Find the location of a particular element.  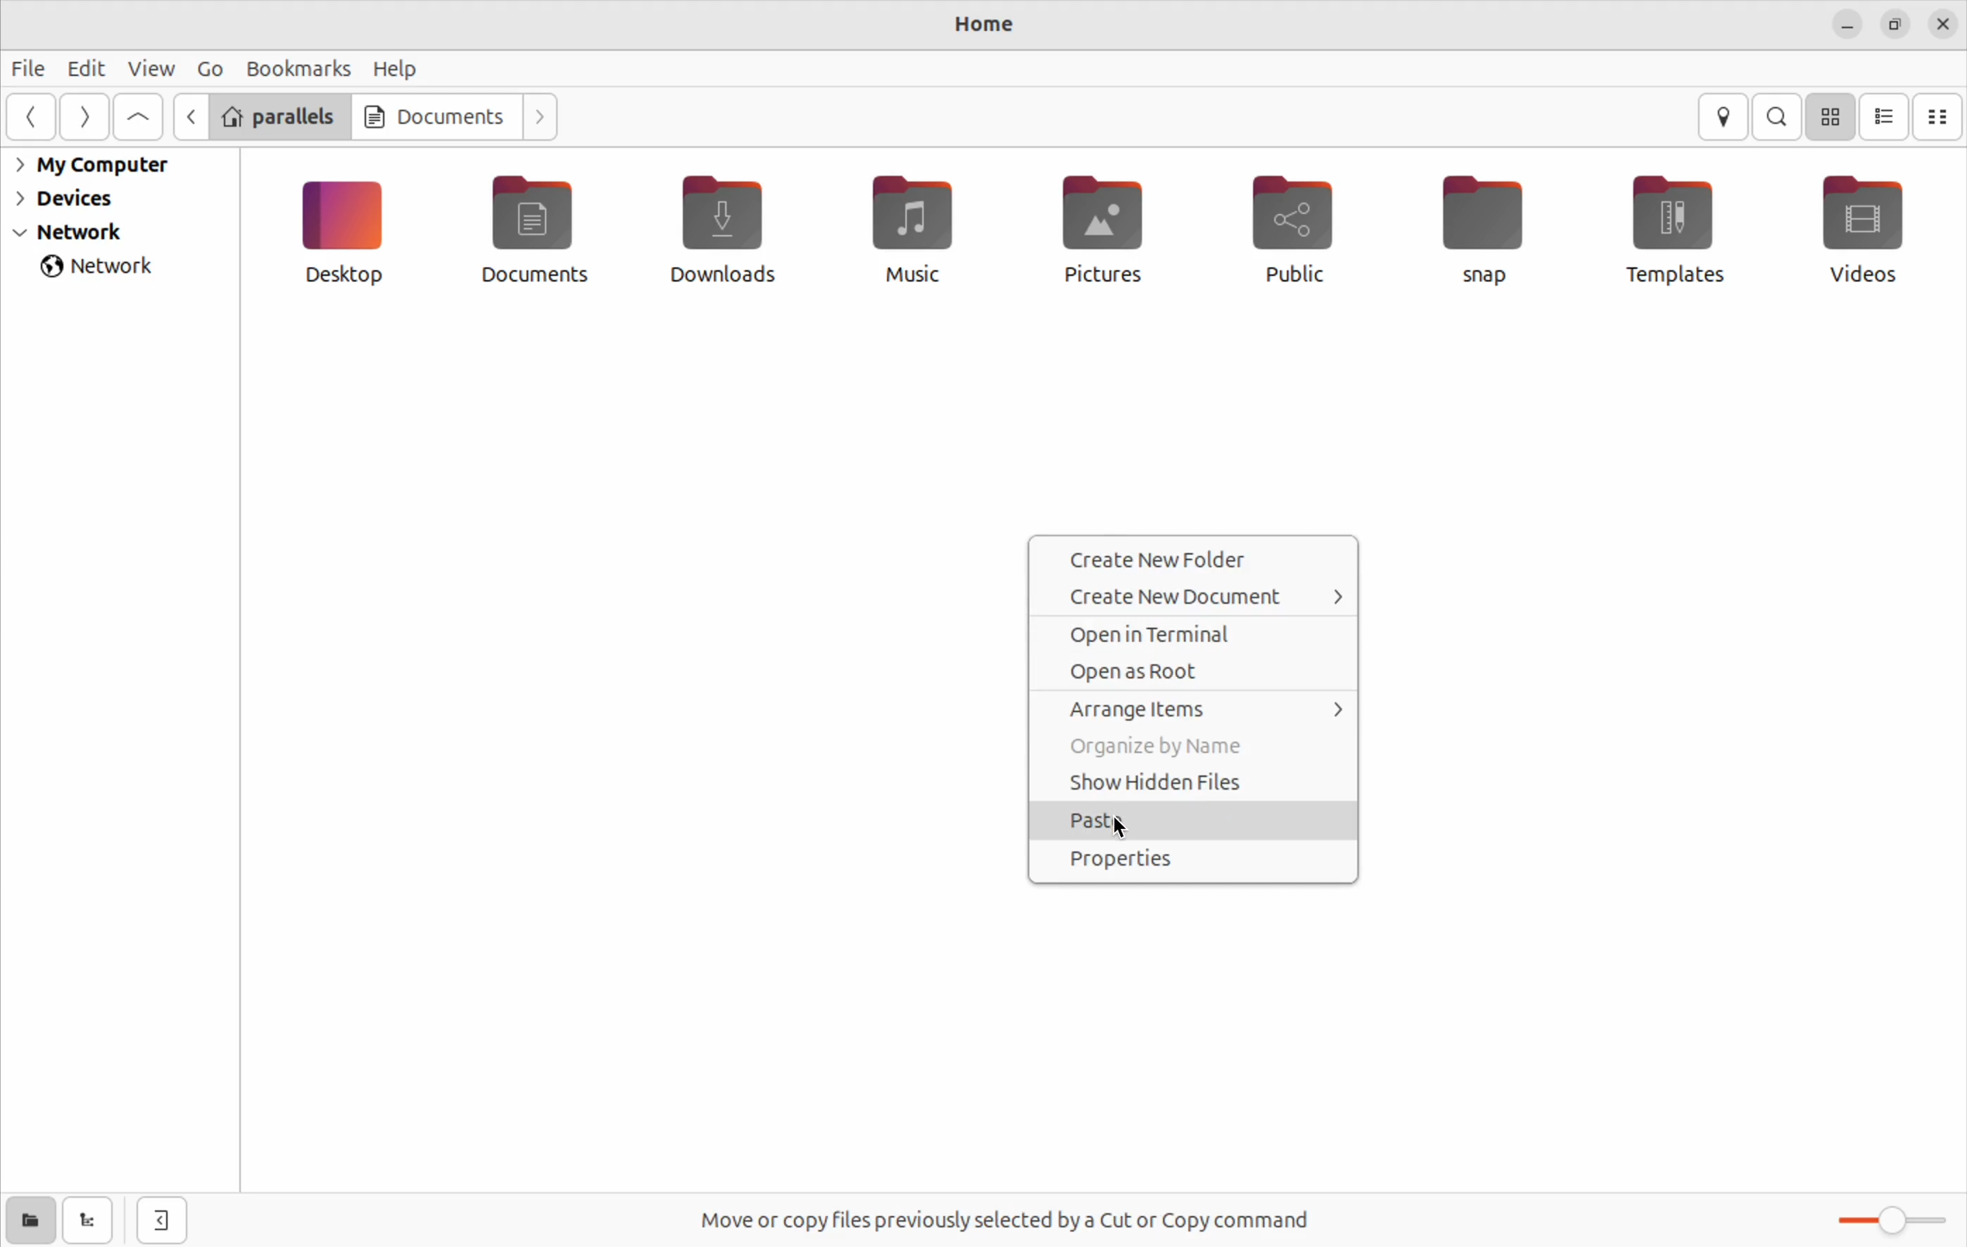

Documents is located at coordinates (539, 236).